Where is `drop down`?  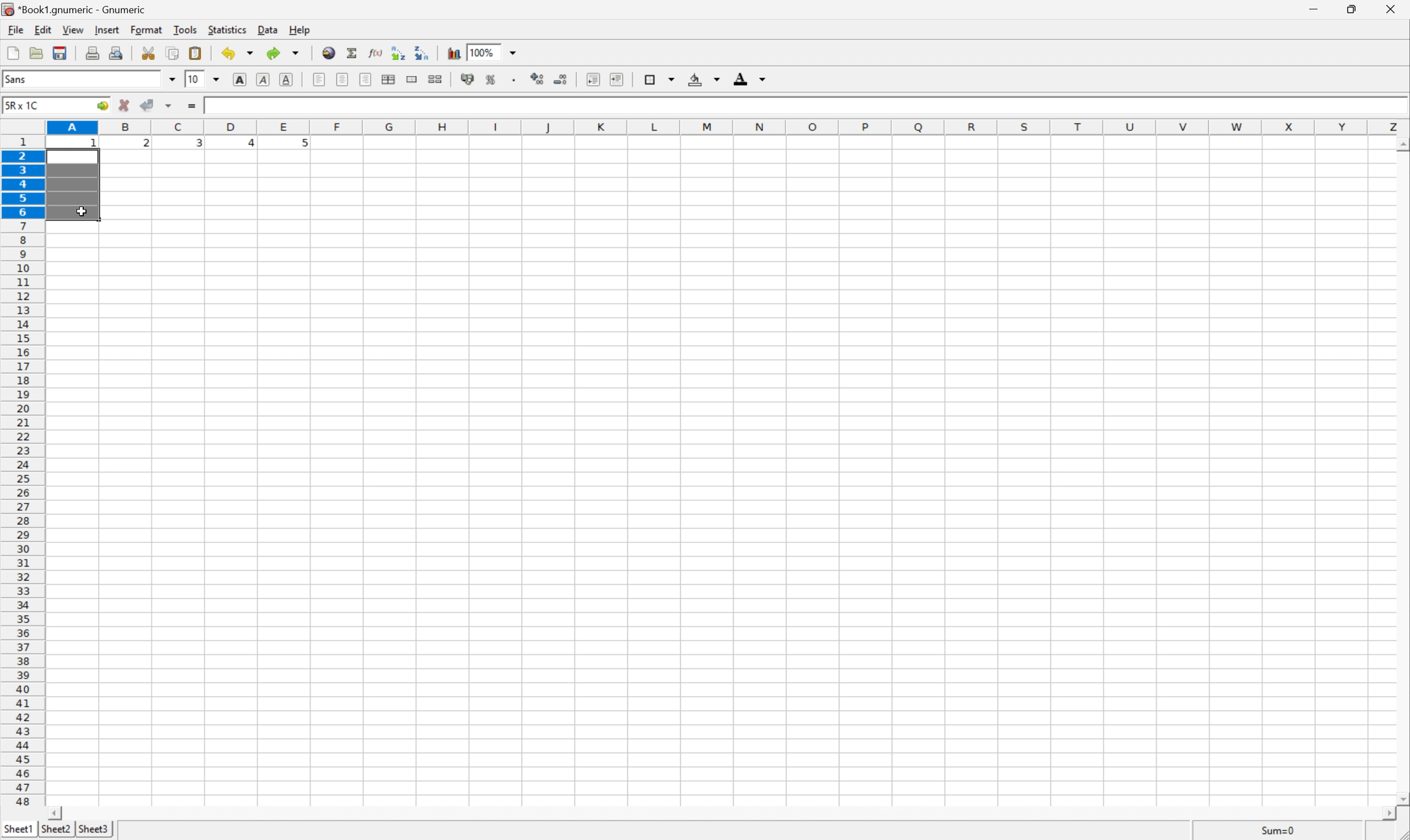 drop down is located at coordinates (514, 53).